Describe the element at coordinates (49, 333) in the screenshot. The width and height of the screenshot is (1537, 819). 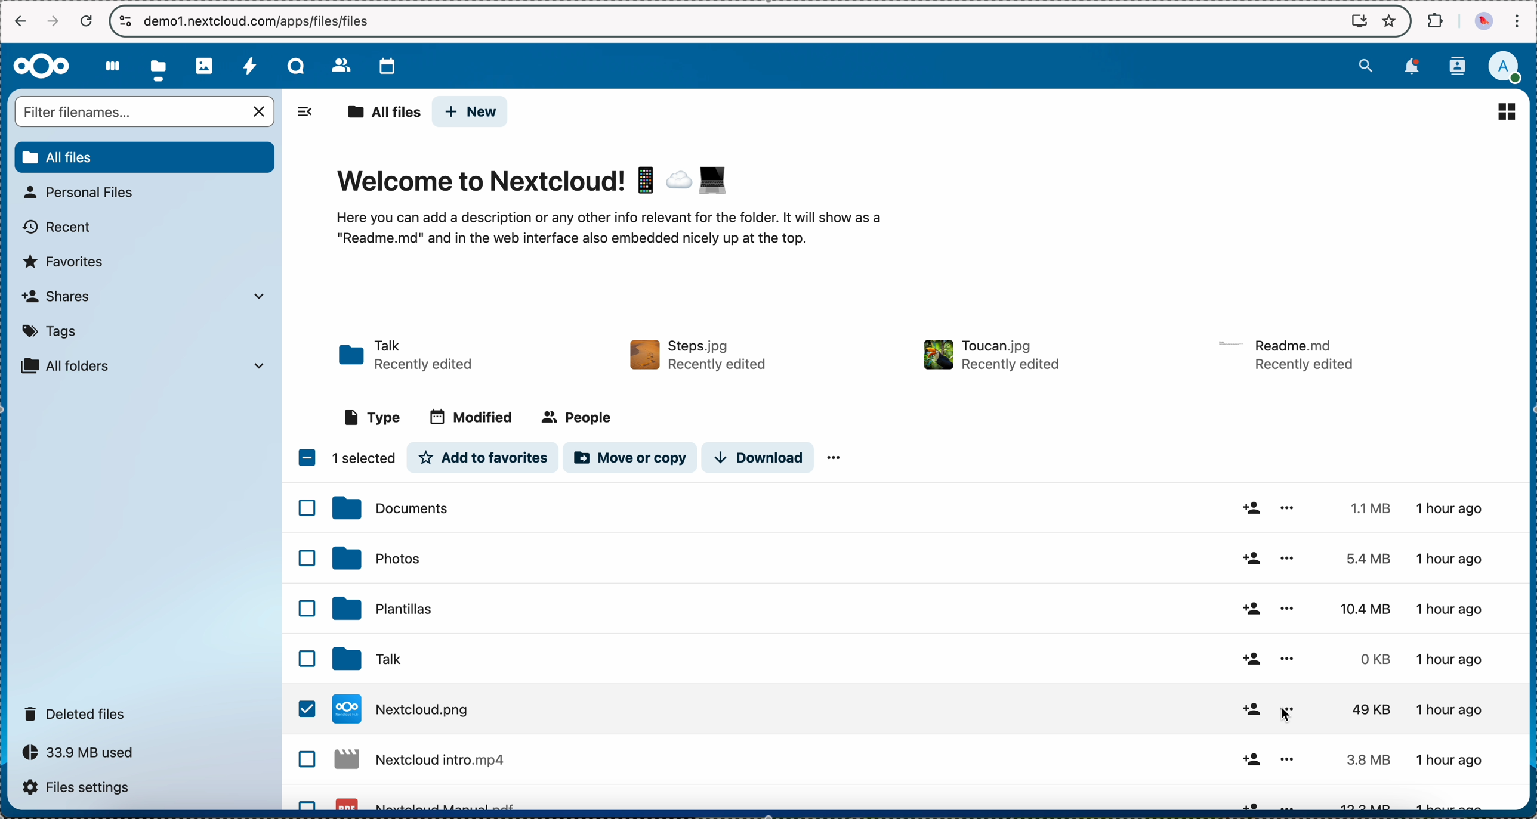
I see `tags` at that location.